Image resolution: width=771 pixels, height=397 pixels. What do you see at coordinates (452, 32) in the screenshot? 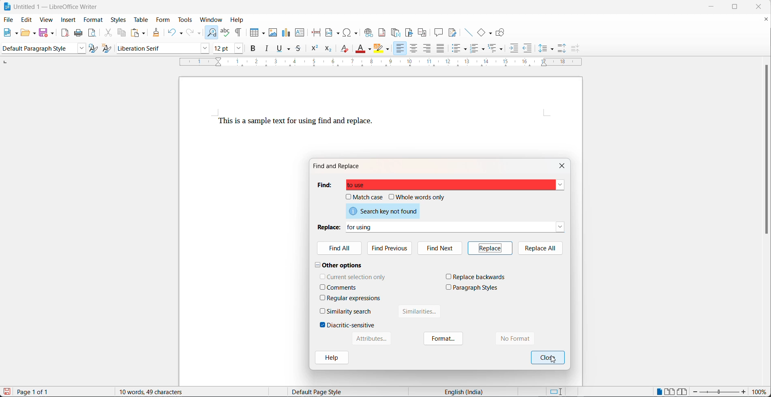
I see `show track changes functions` at bounding box center [452, 32].